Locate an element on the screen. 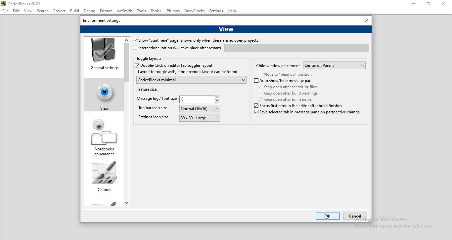 Image resolution: width=452 pixels, height=240 pixels. DoxyBlocks is located at coordinates (195, 11).